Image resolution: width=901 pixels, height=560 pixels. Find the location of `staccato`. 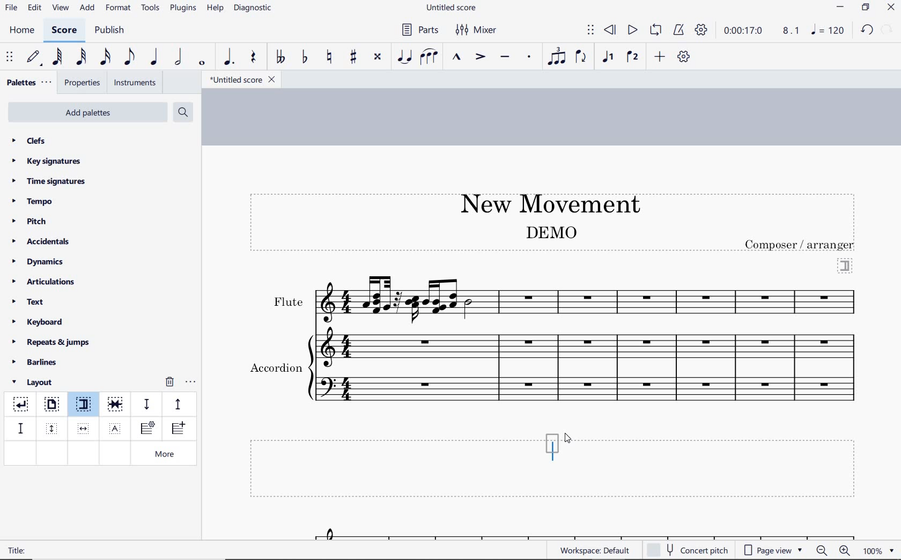

staccato is located at coordinates (529, 57).